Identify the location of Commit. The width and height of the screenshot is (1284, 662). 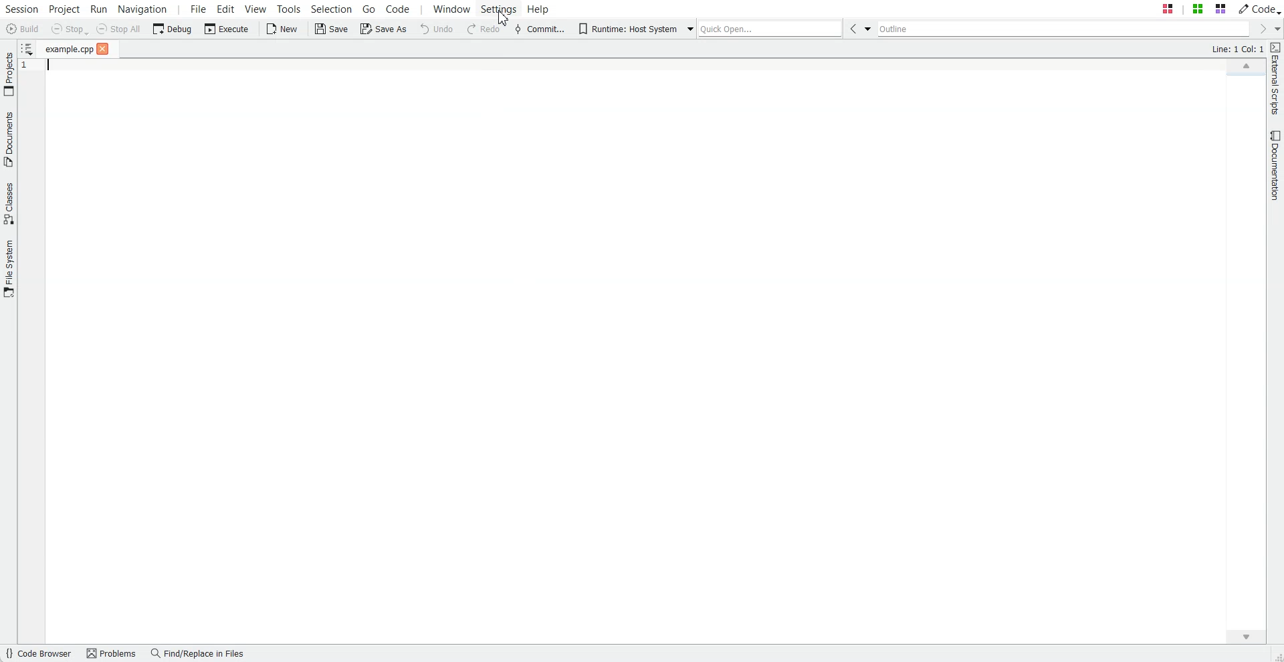
(538, 30).